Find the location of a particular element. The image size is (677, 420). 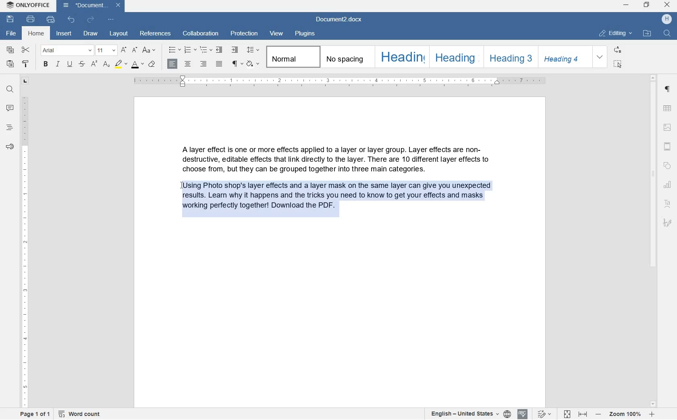

ZOOM IN OR ZOOM OUT is located at coordinates (625, 414).